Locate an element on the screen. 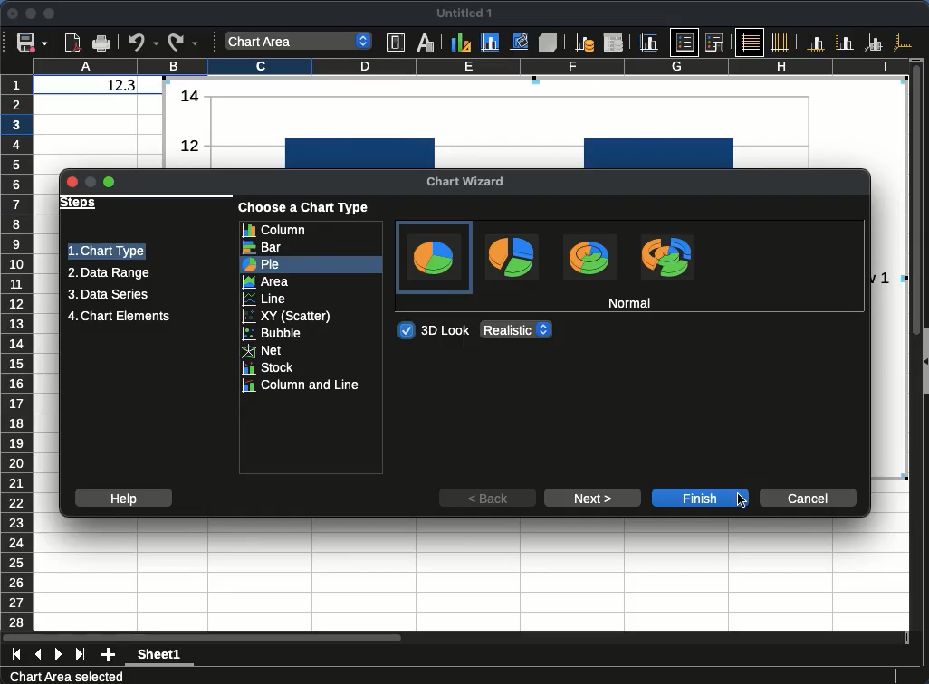 This screenshot has height=684, width=929. add is located at coordinates (109, 655).